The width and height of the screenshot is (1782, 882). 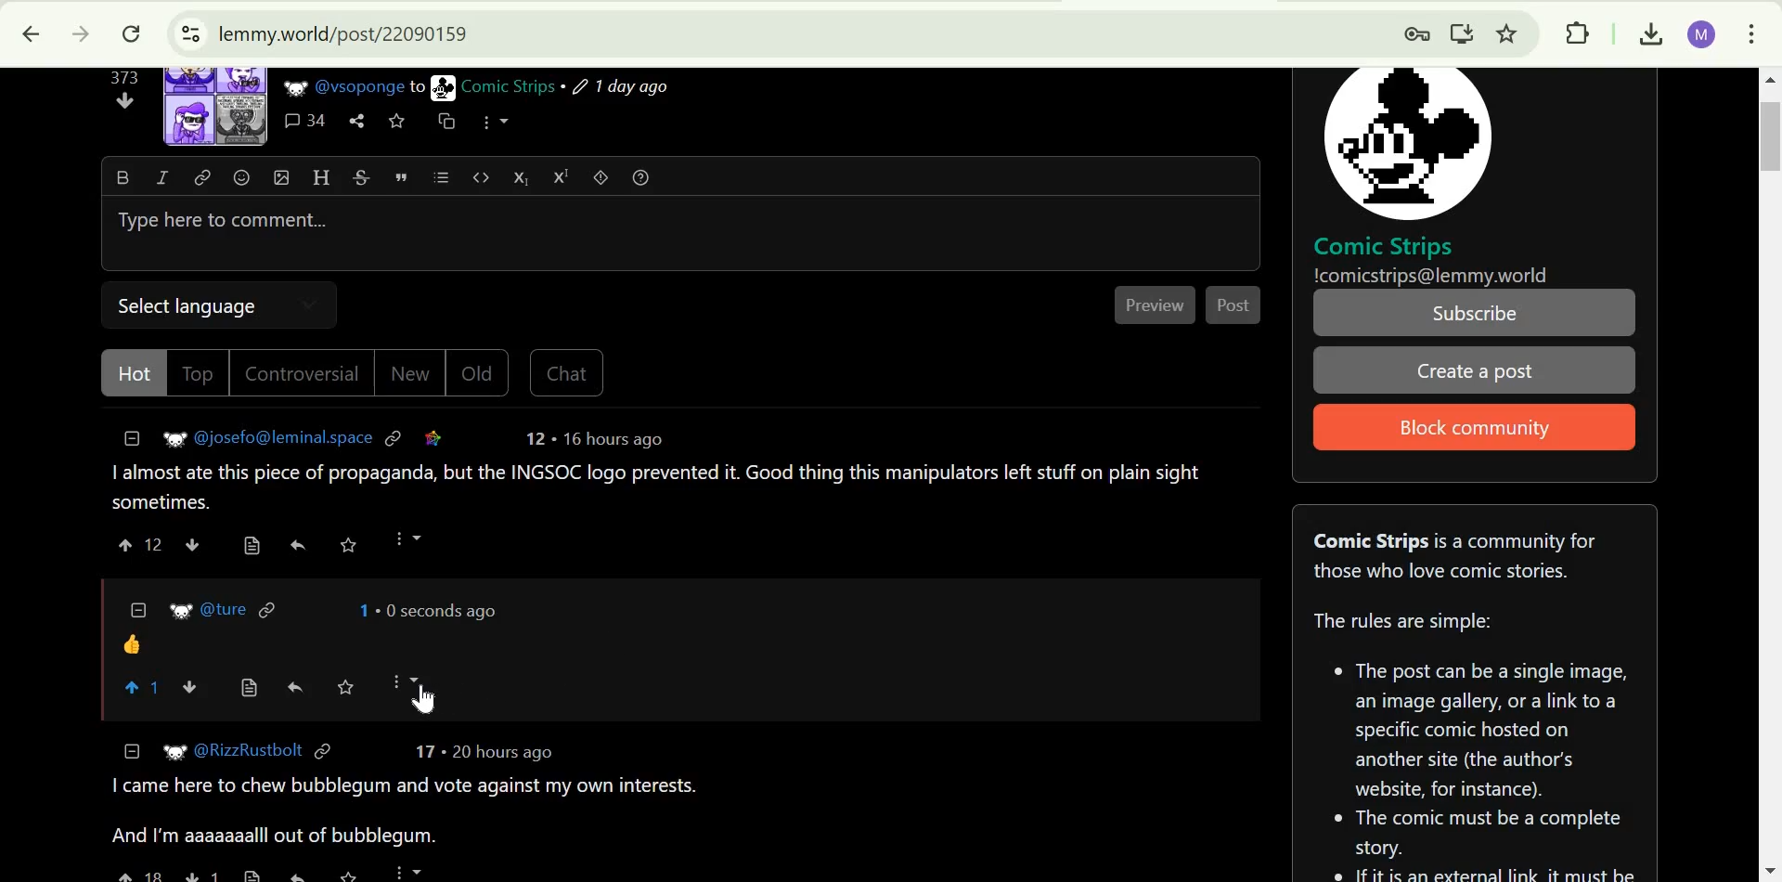 What do you see at coordinates (138, 608) in the screenshot?
I see `collapse` at bounding box center [138, 608].